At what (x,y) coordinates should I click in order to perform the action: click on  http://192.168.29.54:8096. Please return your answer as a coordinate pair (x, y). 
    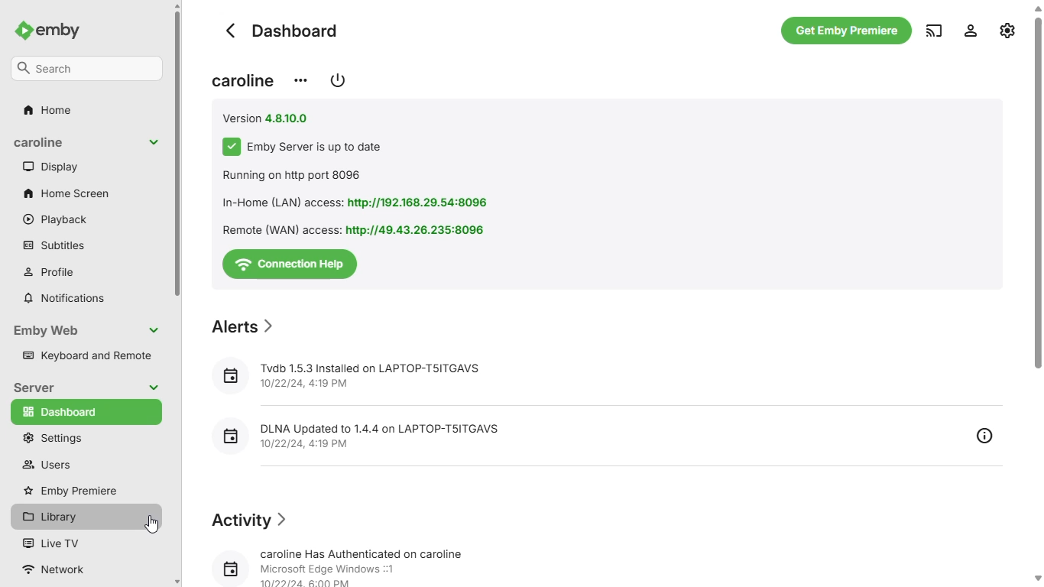
    Looking at the image, I should click on (420, 203).